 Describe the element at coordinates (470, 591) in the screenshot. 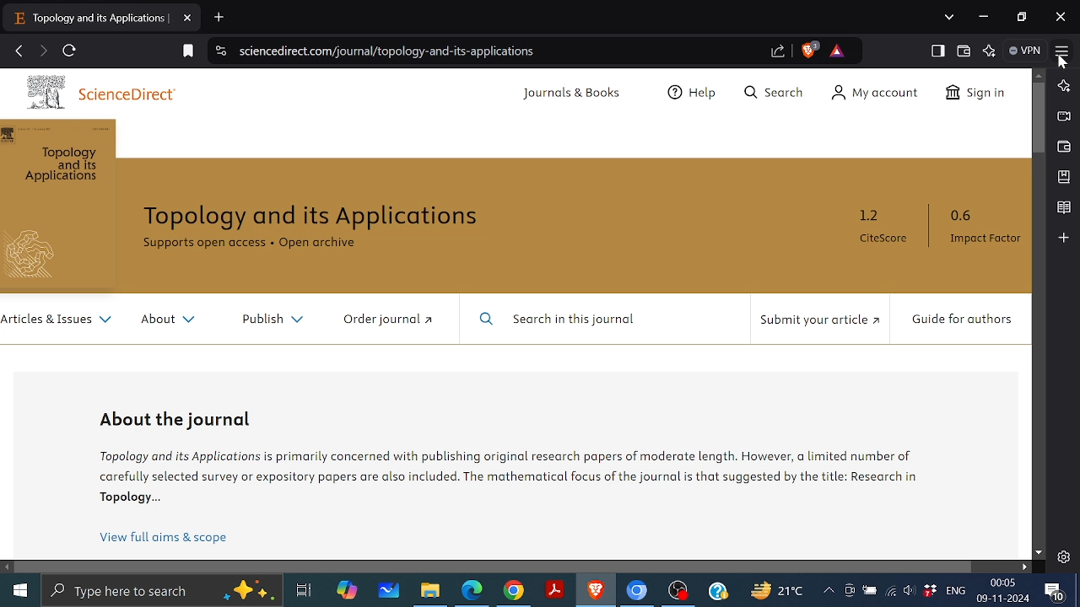

I see `Microsoft edge` at that location.